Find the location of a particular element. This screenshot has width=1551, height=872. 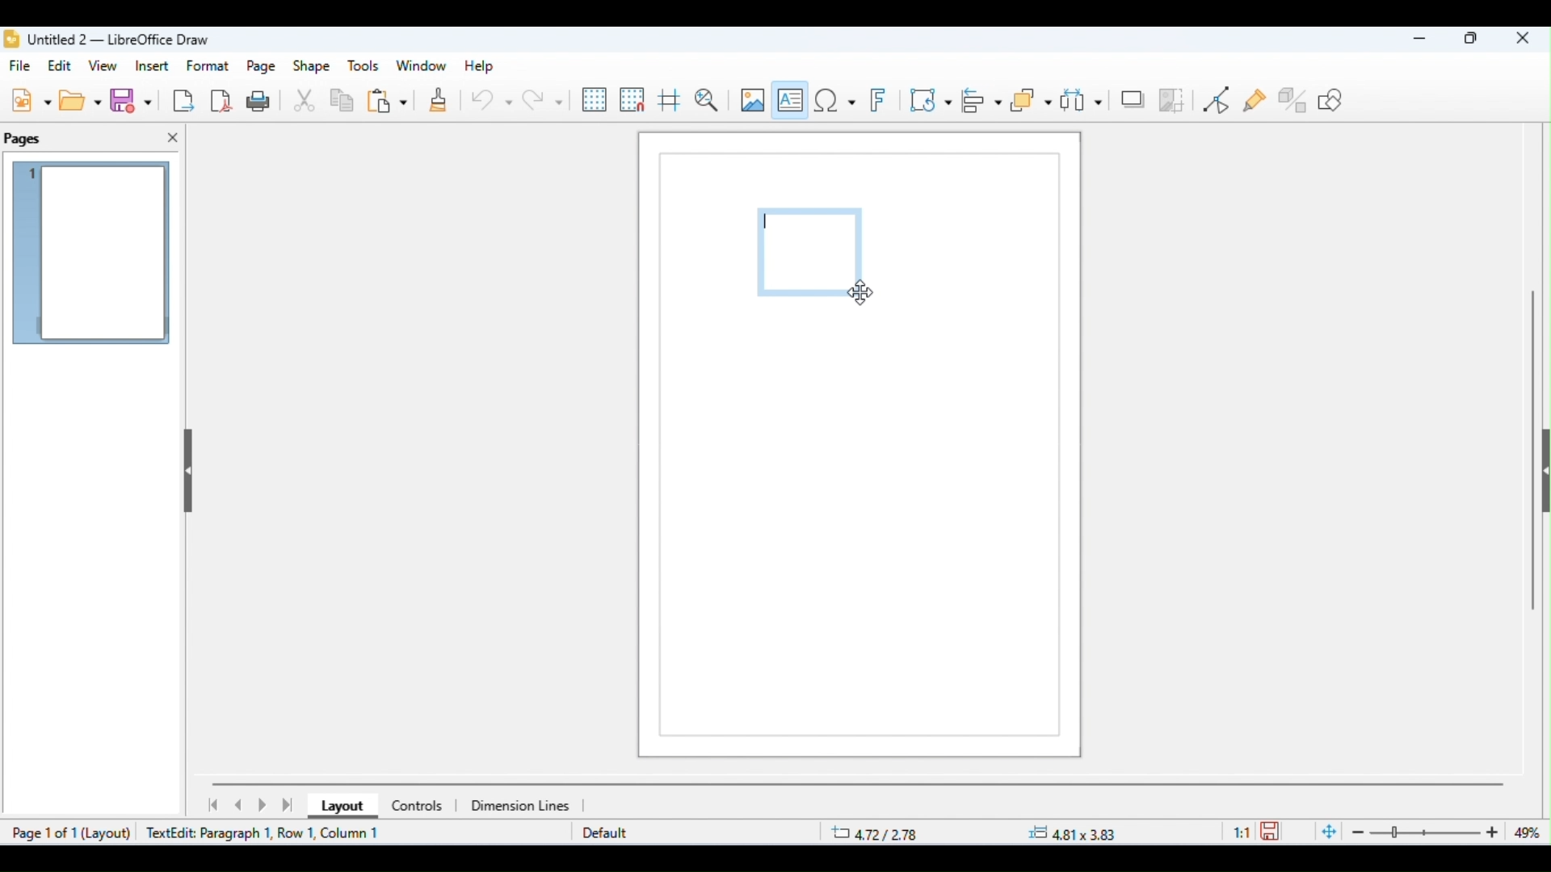

print is located at coordinates (262, 100).